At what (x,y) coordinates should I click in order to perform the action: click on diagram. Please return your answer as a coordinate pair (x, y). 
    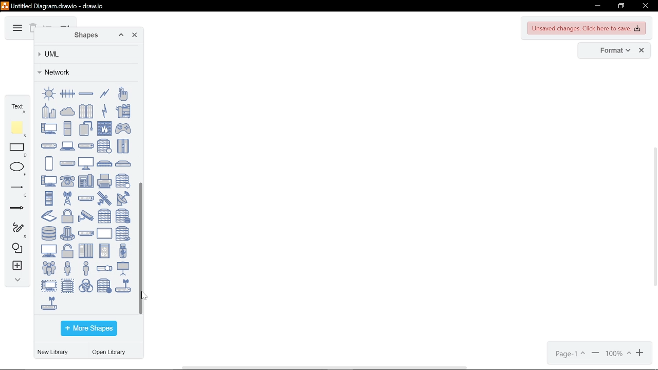
    Looking at the image, I should click on (16, 28).